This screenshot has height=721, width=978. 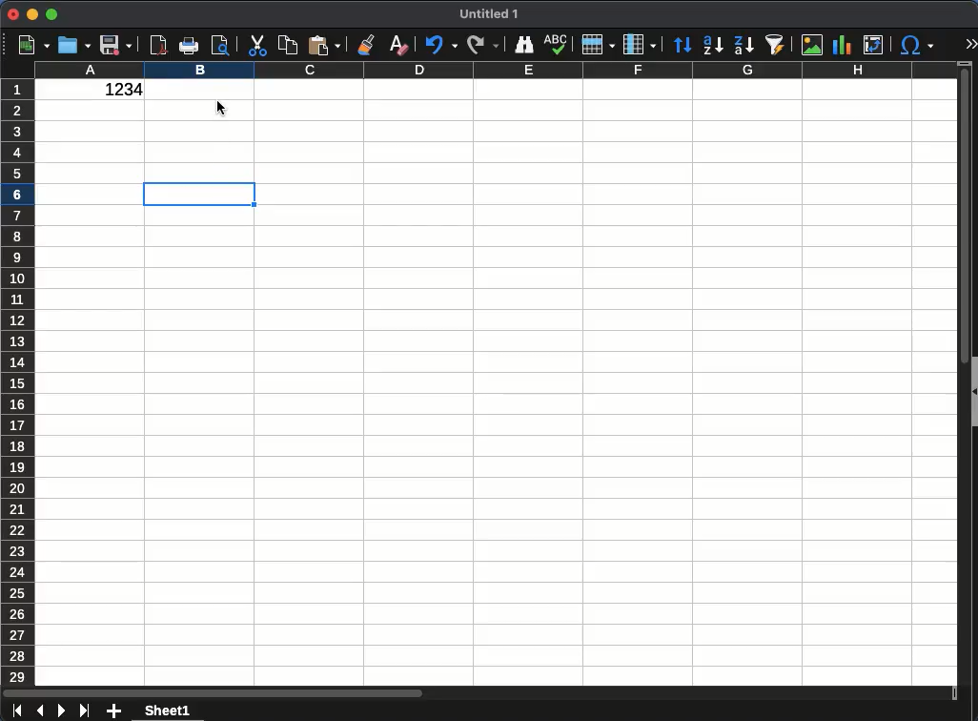 I want to click on next sheet, so click(x=60, y=711).